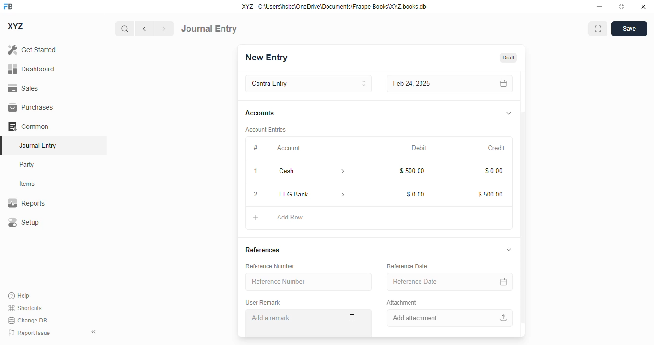 The height and width of the screenshot is (345, 654). I want to click on add button, so click(256, 218).